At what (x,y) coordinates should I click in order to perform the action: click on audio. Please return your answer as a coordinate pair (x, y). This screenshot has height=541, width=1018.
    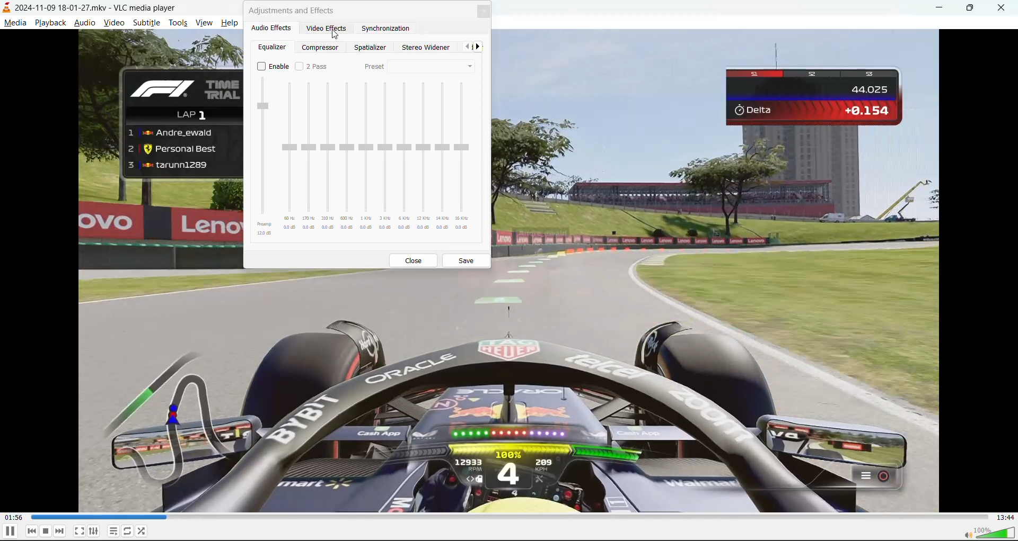
    Looking at the image, I should click on (84, 24).